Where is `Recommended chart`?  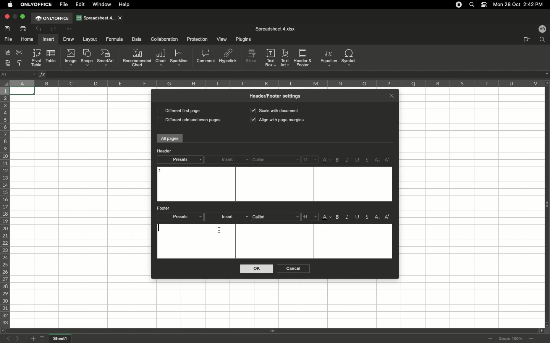
Recommended chart is located at coordinates (137, 58).